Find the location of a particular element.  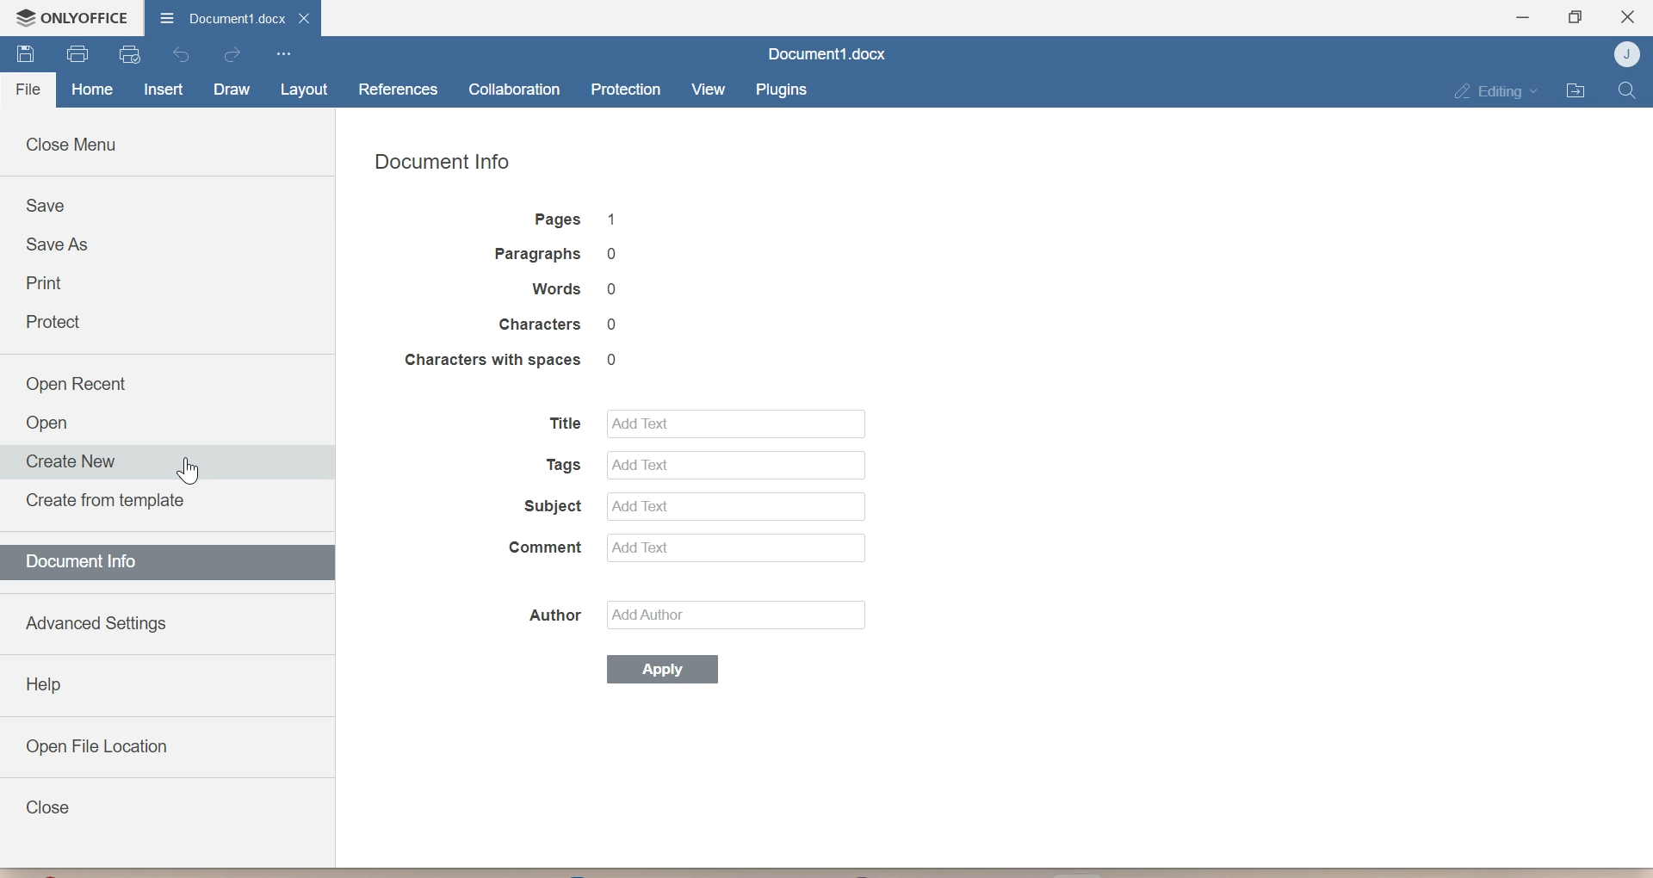

Draw is located at coordinates (231, 90).